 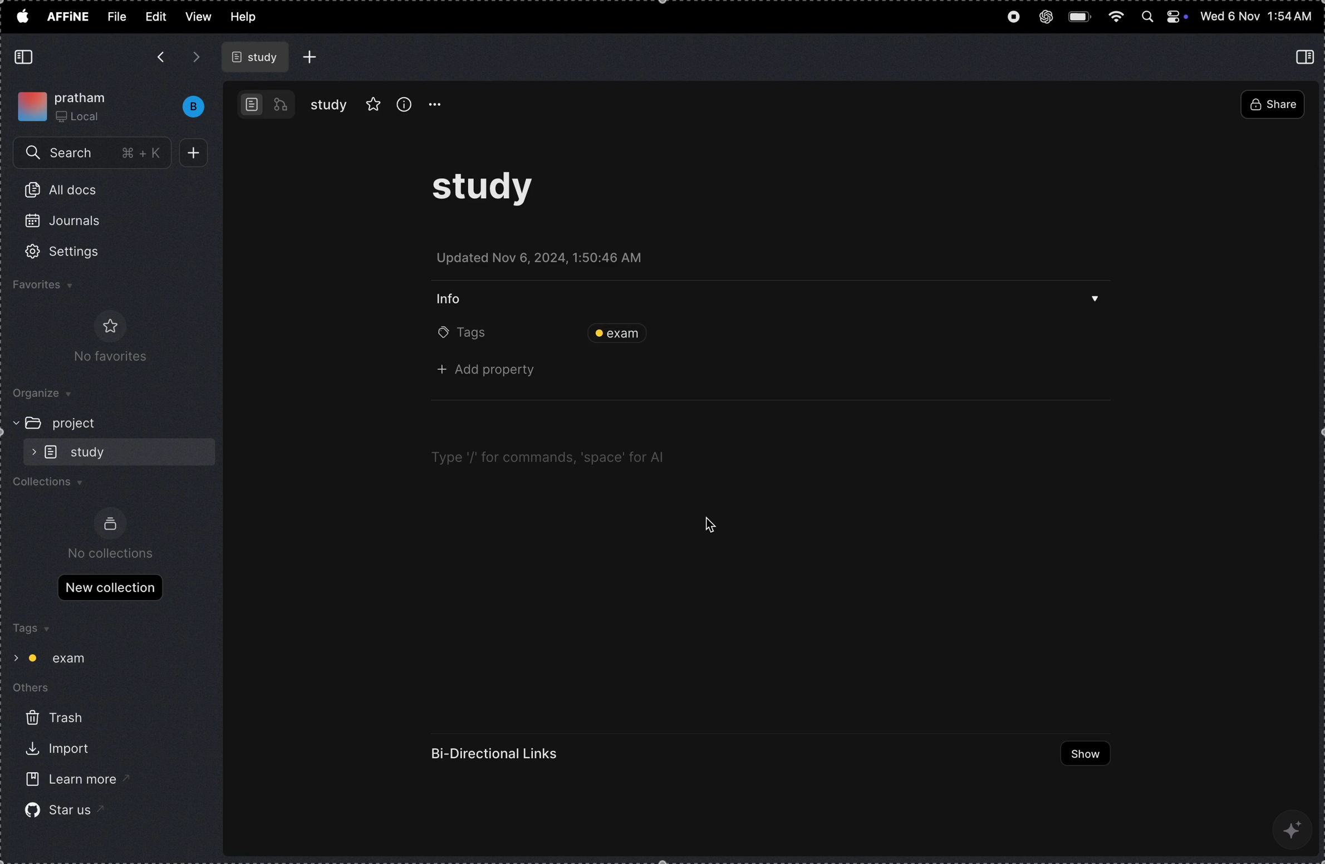 I want to click on study task, so click(x=492, y=193).